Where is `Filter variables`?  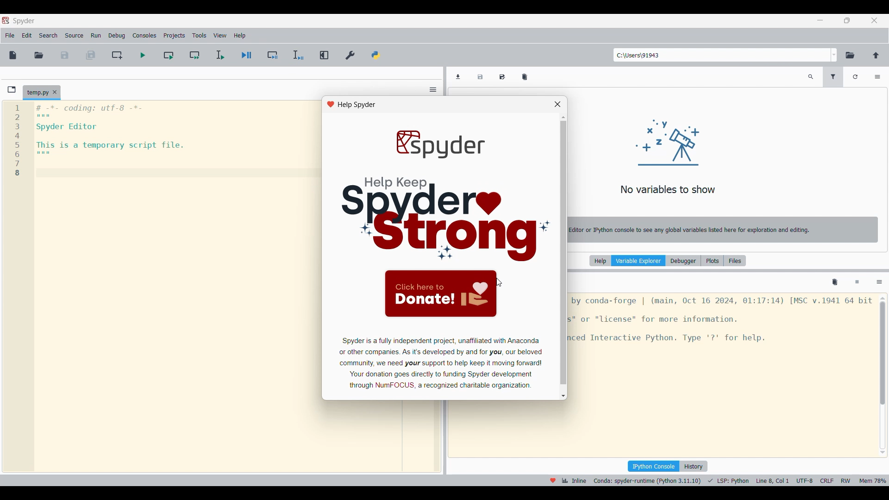
Filter variables is located at coordinates (833, 77).